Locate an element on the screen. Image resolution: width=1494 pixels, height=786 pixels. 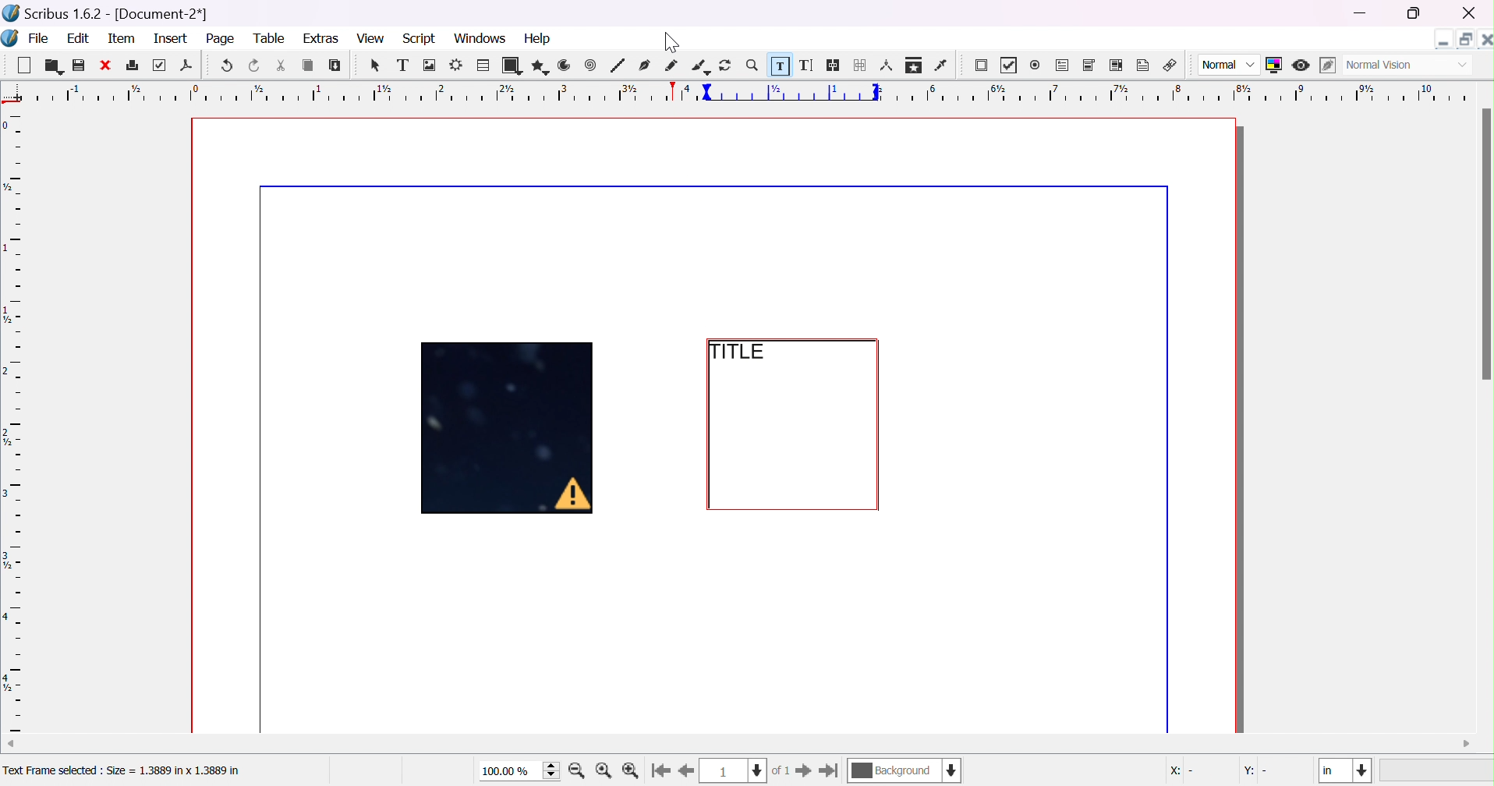
PDF push button is located at coordinates (983, 67).